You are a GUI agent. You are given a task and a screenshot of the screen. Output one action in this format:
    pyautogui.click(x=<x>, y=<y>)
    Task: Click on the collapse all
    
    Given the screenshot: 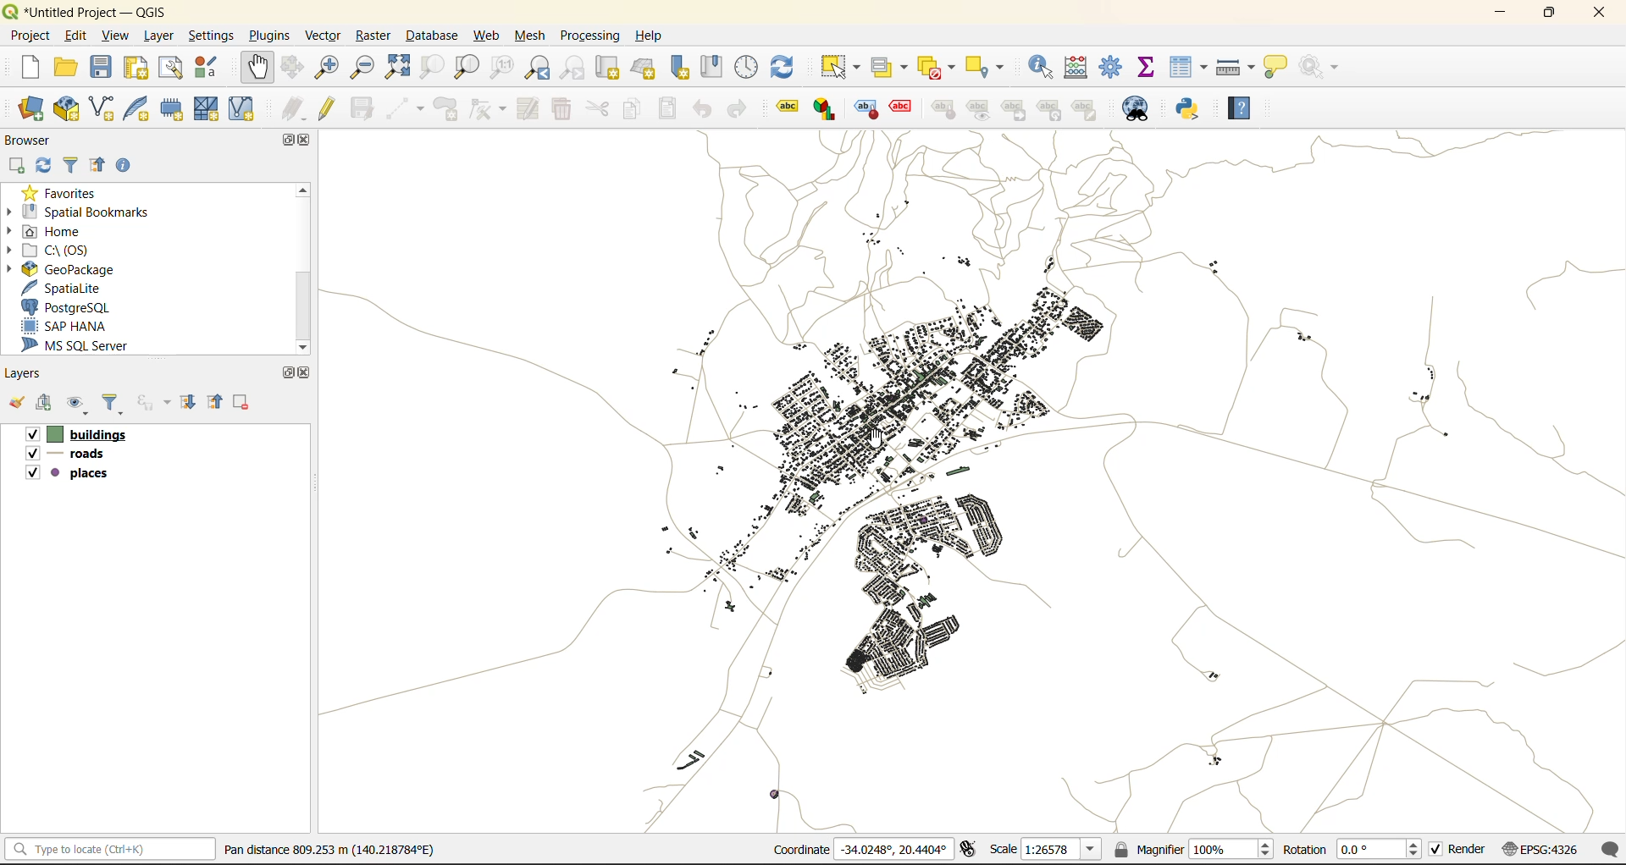 What is the action you would take?
    pyautogui.click(x=100, y=163)
    